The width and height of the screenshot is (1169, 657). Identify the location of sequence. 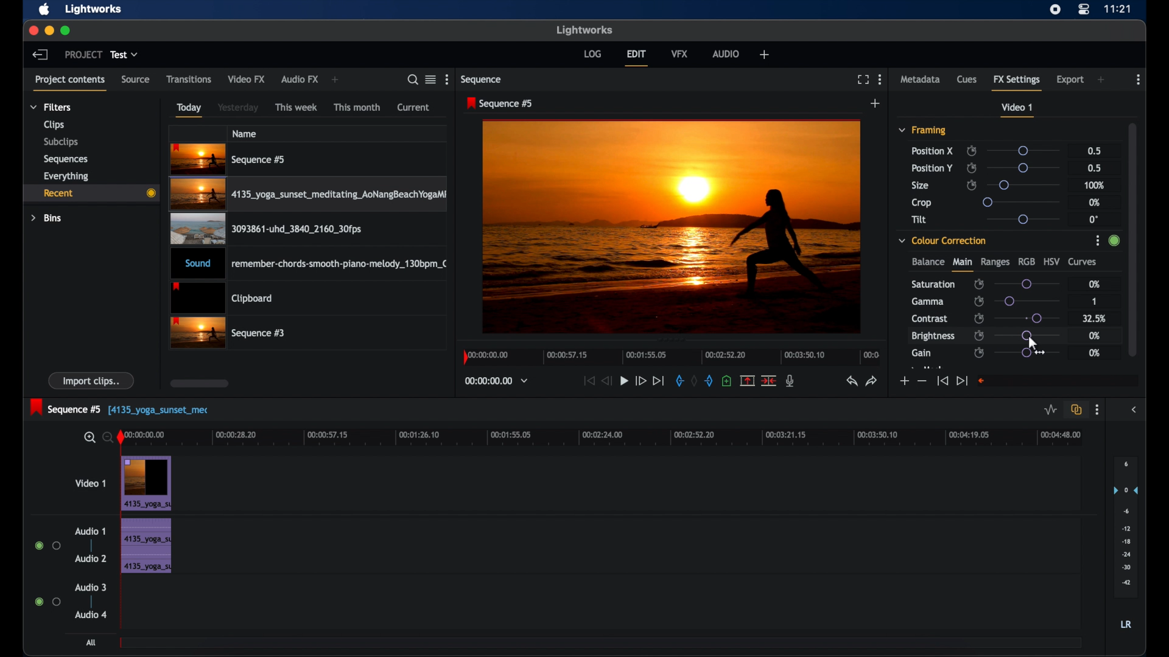
(500, 103).